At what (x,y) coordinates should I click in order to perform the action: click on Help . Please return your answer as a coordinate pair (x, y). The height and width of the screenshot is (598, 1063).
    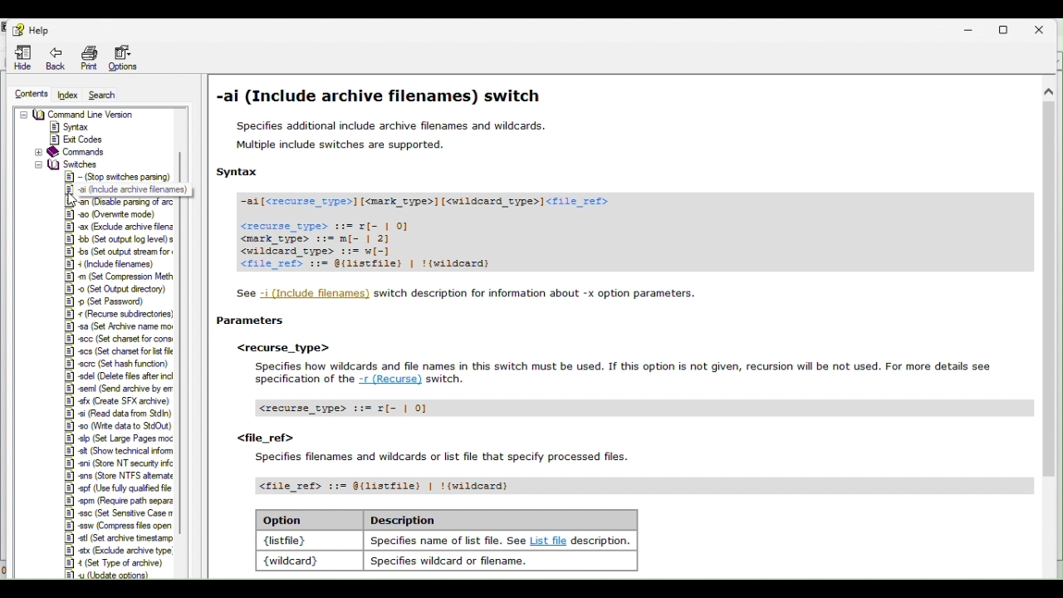
    Looking at the image, I should click on (28, 28).